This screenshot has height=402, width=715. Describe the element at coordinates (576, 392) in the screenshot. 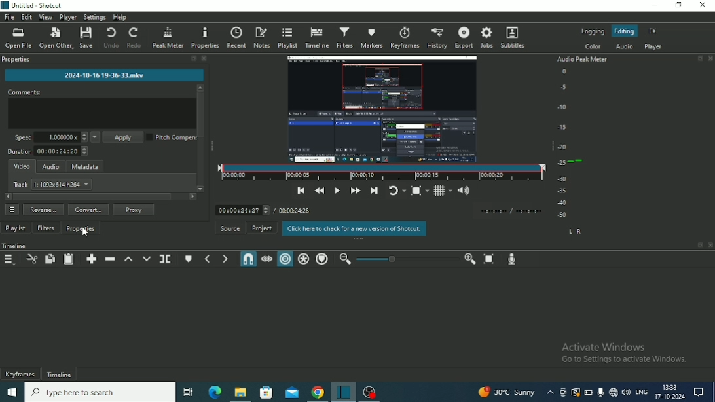

I see `Warning` at that location.